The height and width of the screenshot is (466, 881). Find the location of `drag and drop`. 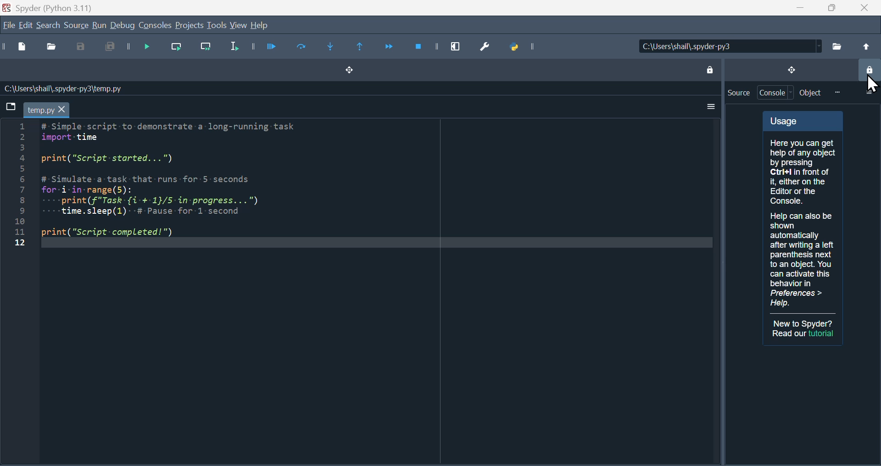

drag and drop is located at coordinates (791, 69).